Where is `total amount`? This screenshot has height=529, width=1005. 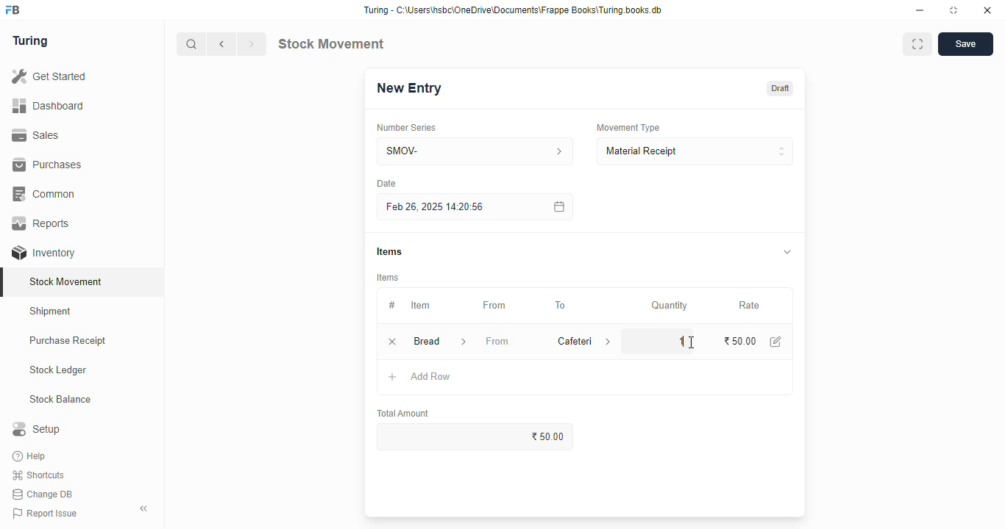 total amount is located at coordinates (404, 414).